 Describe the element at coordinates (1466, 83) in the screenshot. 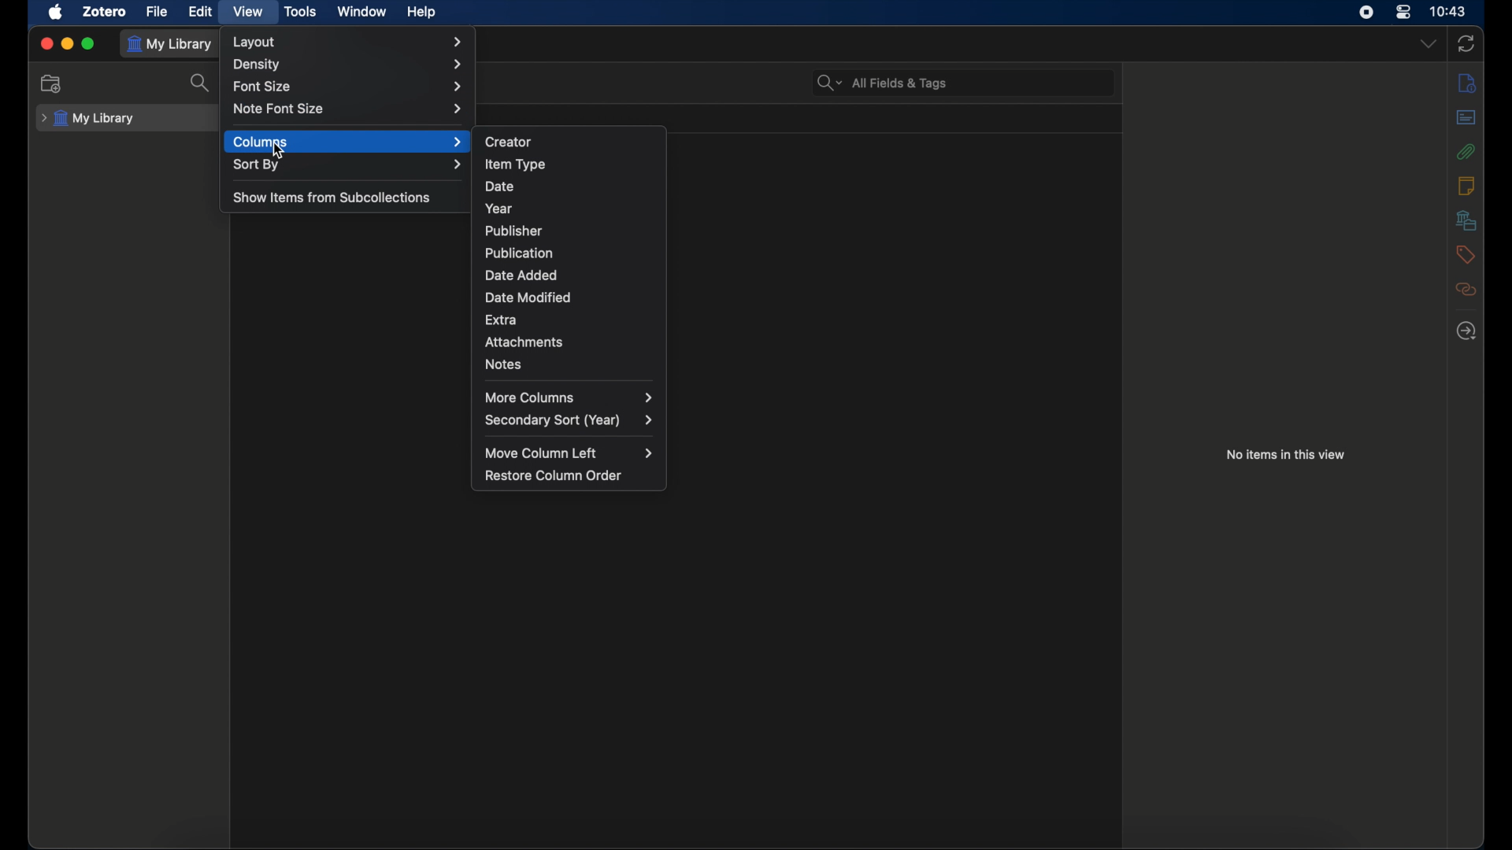

I see `info` at that location.